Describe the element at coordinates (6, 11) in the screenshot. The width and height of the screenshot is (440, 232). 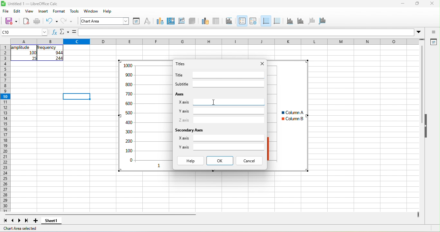
I see `file` at that location.